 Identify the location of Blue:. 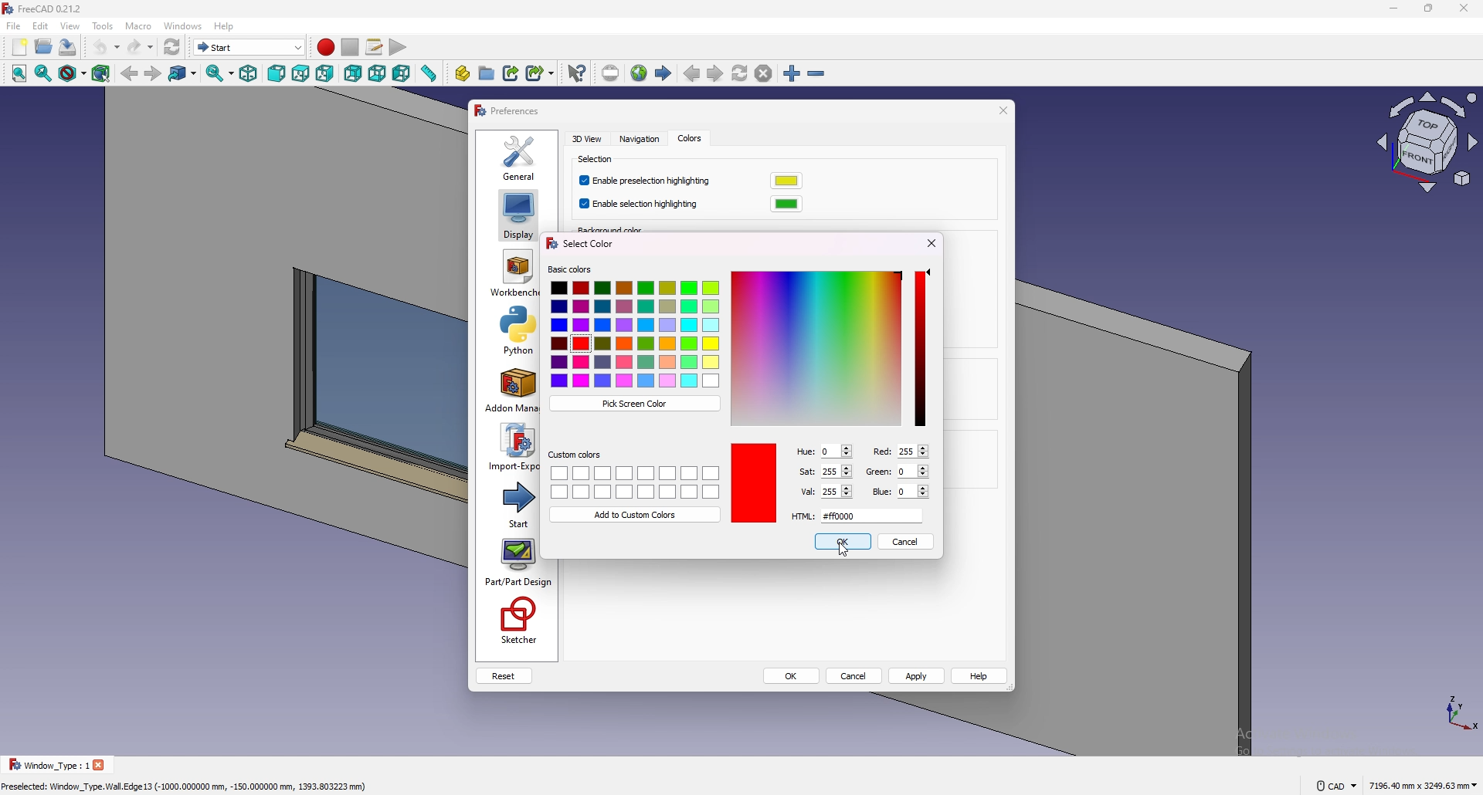
(881, 492).